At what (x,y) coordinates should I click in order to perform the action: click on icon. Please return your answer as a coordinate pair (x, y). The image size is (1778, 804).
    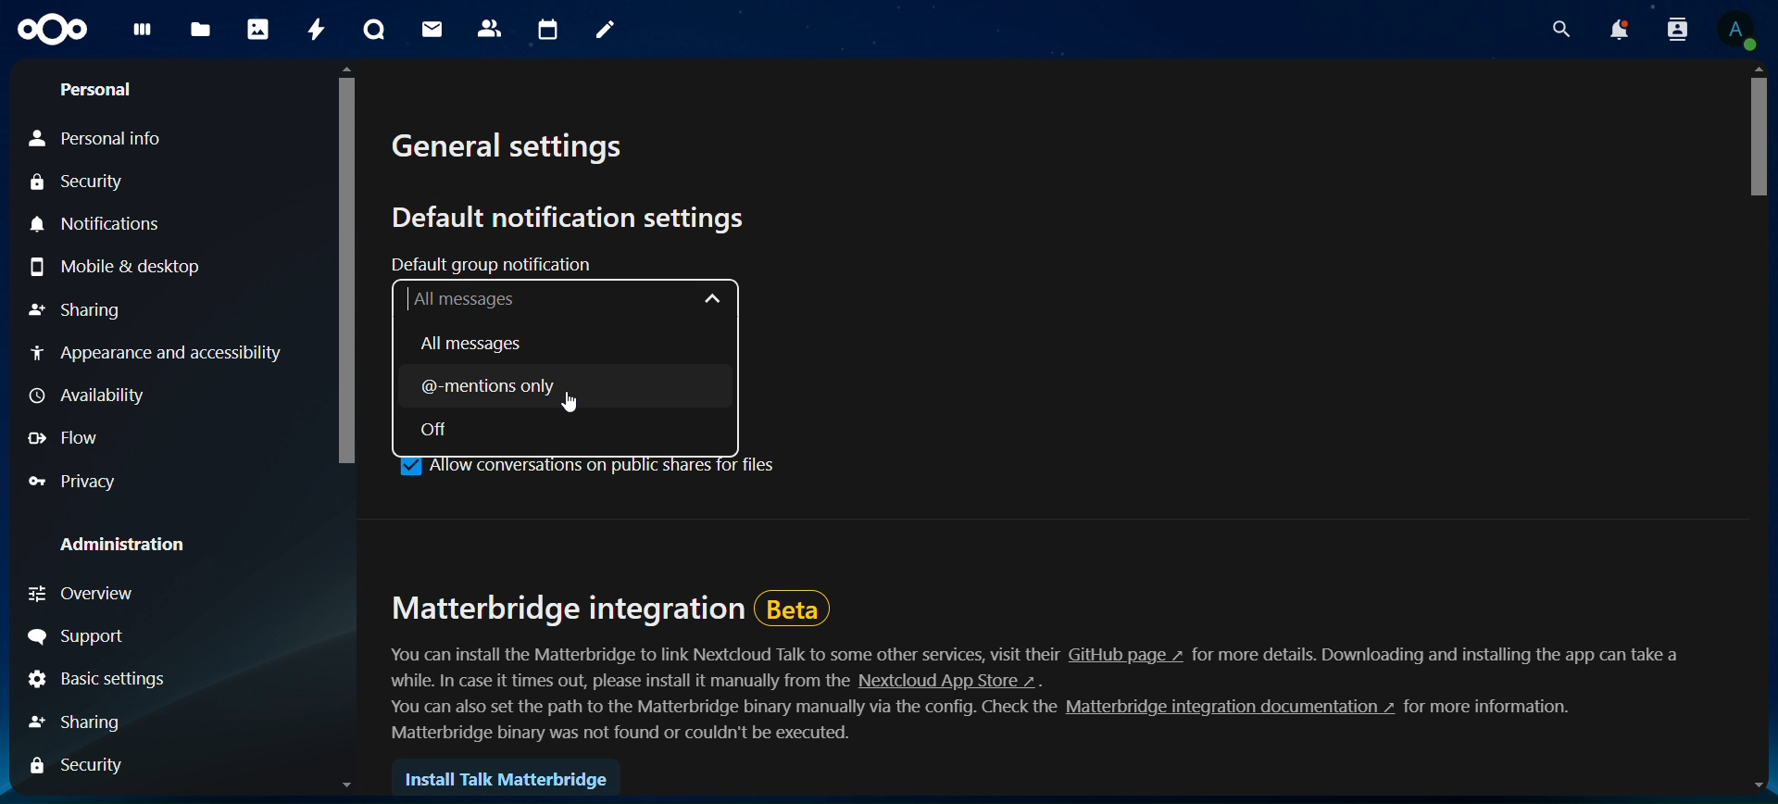
    Looking at the image, I should click on (56, 34).